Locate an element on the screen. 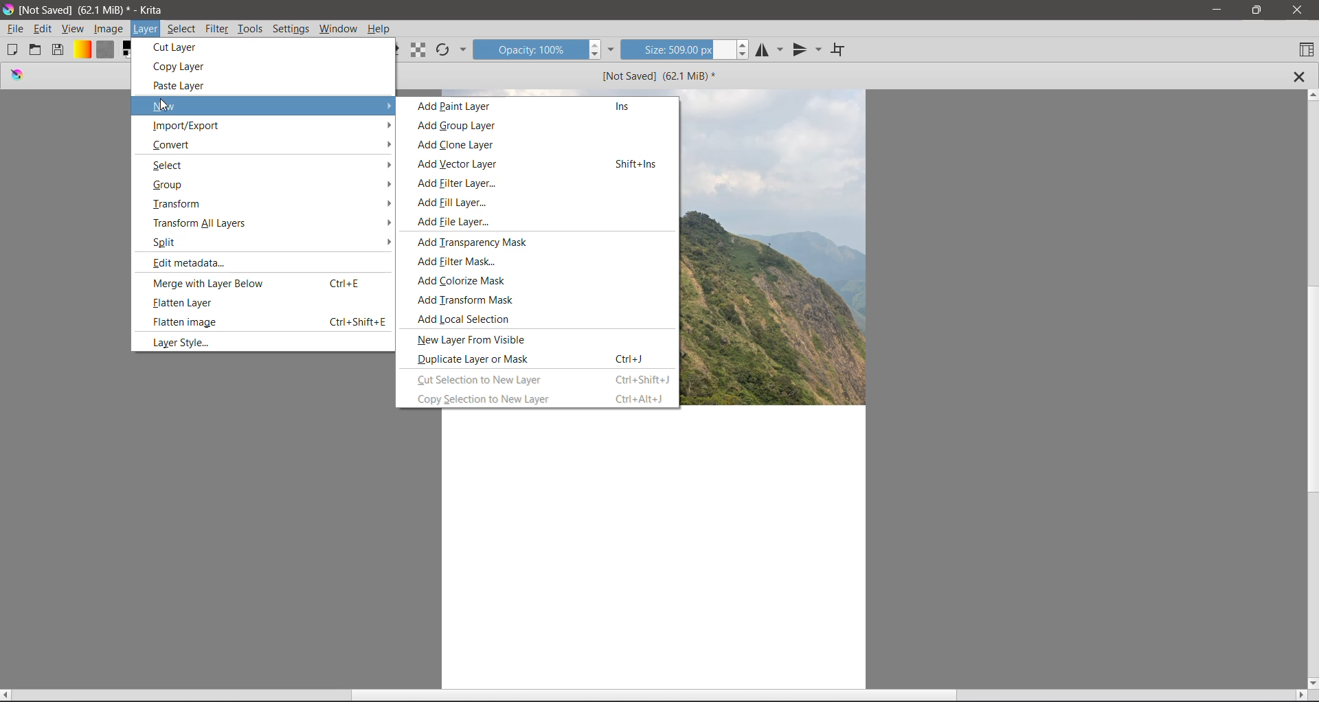 Image resolution: width=1319 pixels, height=702 pixels. Add Vector Layer is located at coordinates (541, 163).